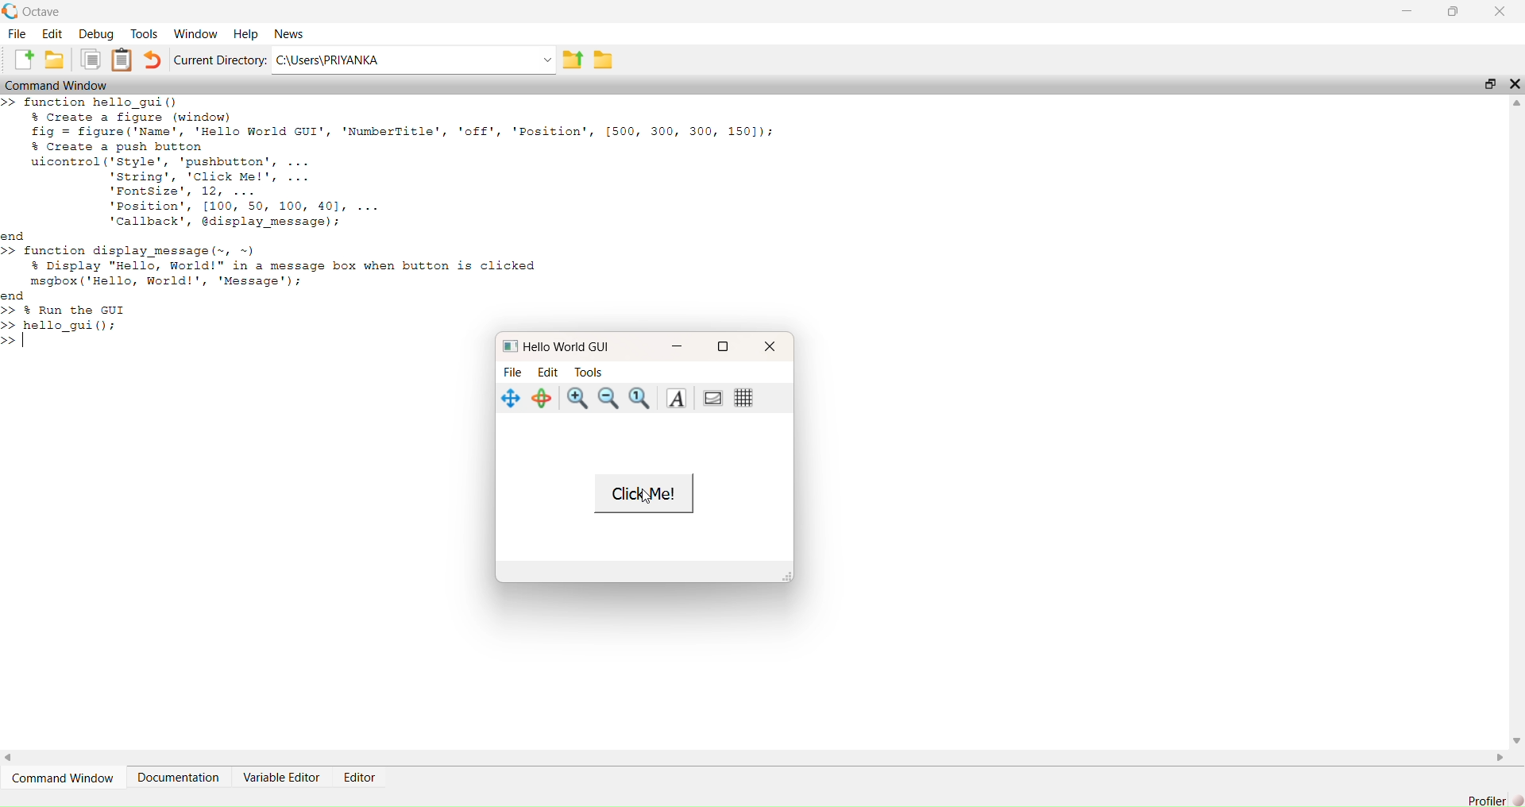  I want to click on Octave, so click(35, 10).